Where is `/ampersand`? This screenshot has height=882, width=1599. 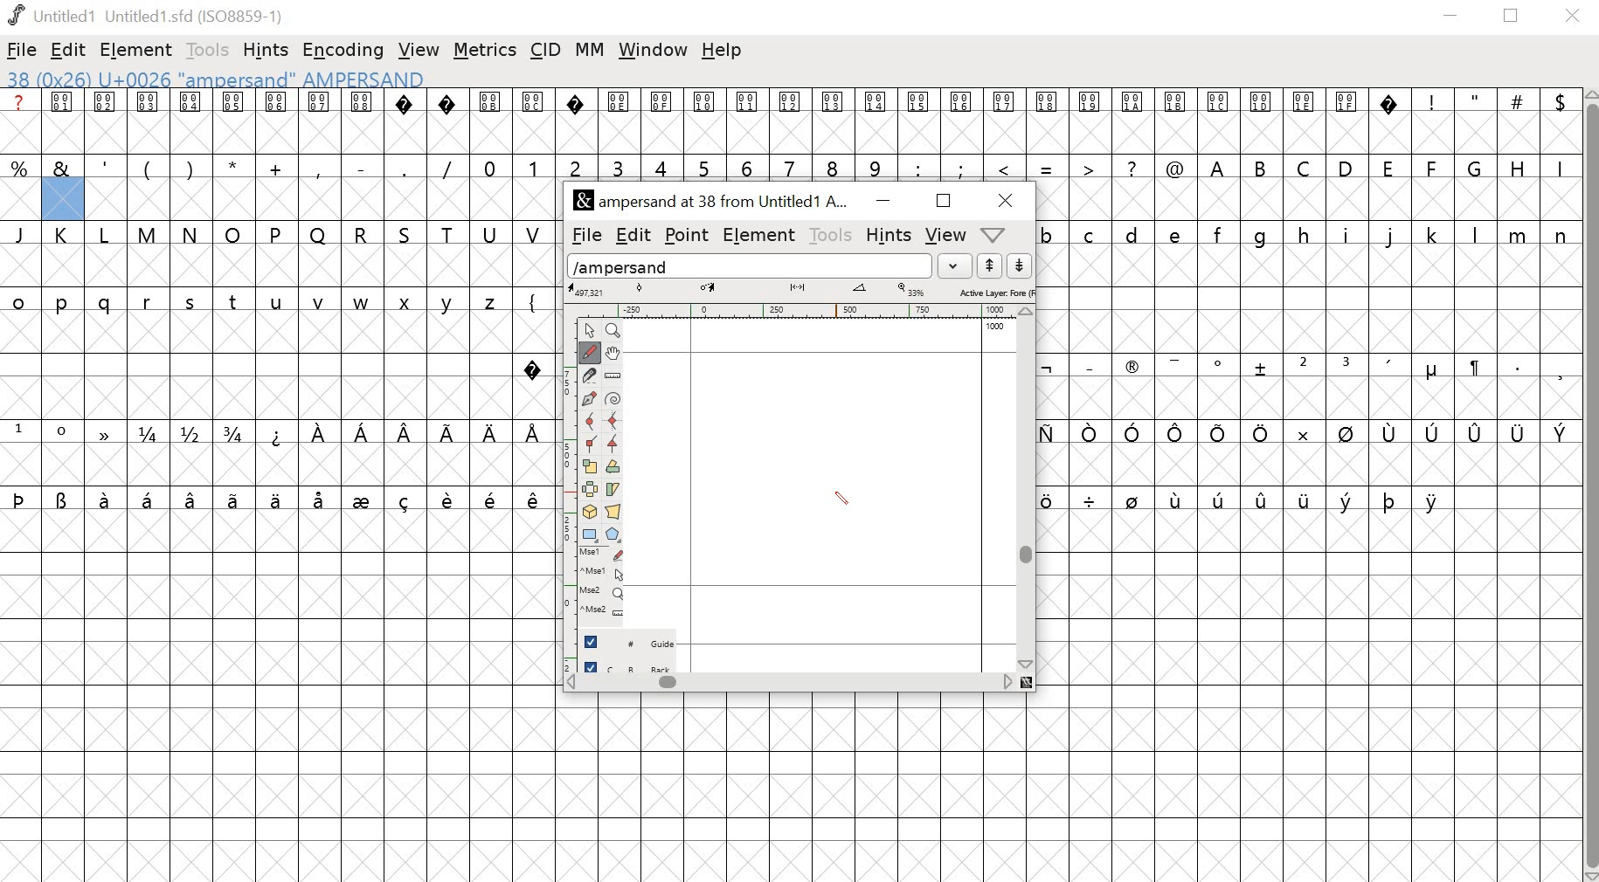
/ampersand is located at coordinates (751, 264).